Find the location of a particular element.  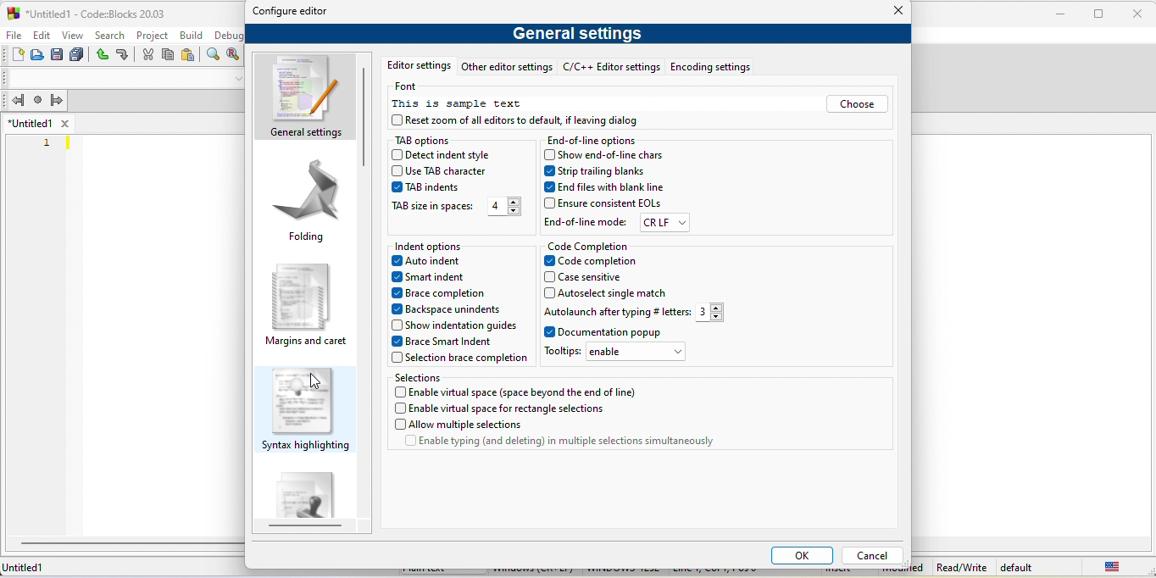

enable typing is located at coordinates (561, 441).